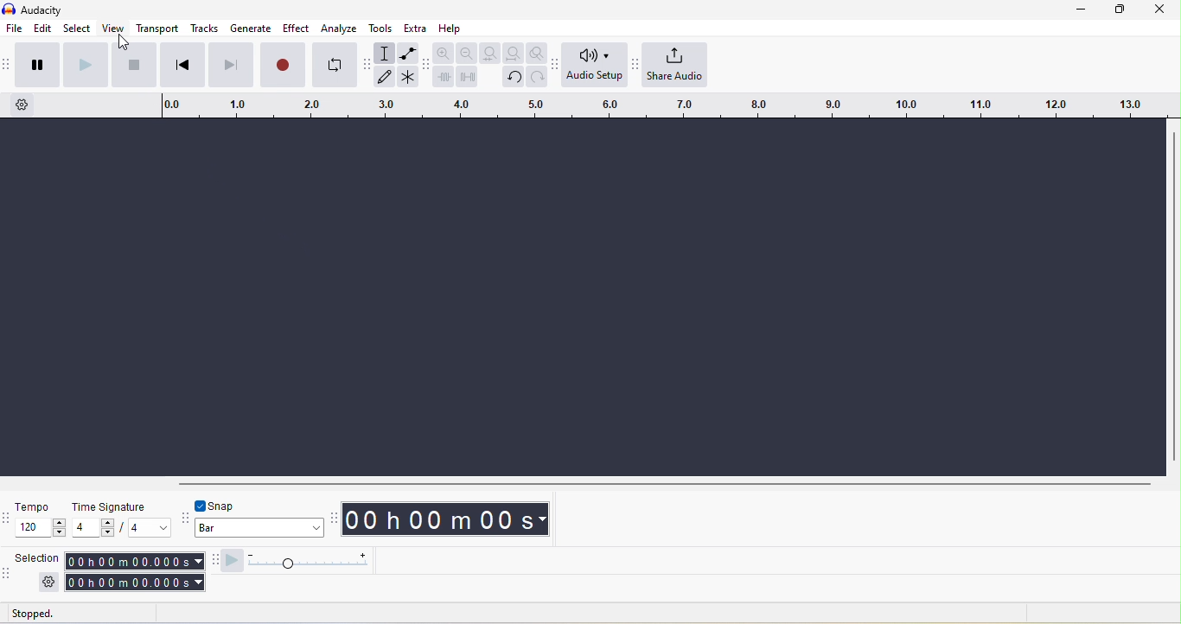 Image resolution: width=1181 pixels, height=624 pixels. I want to click on maximize, so click(1120, 10).